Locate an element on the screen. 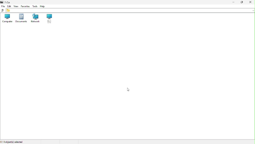  Documents is located at coordinates (21, 18).